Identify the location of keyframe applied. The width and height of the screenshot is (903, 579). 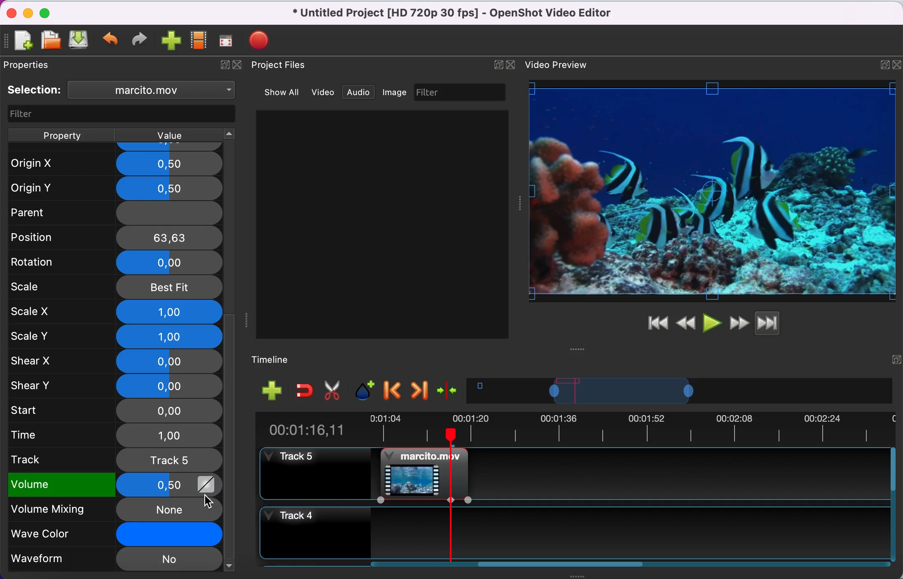
(206, 487).